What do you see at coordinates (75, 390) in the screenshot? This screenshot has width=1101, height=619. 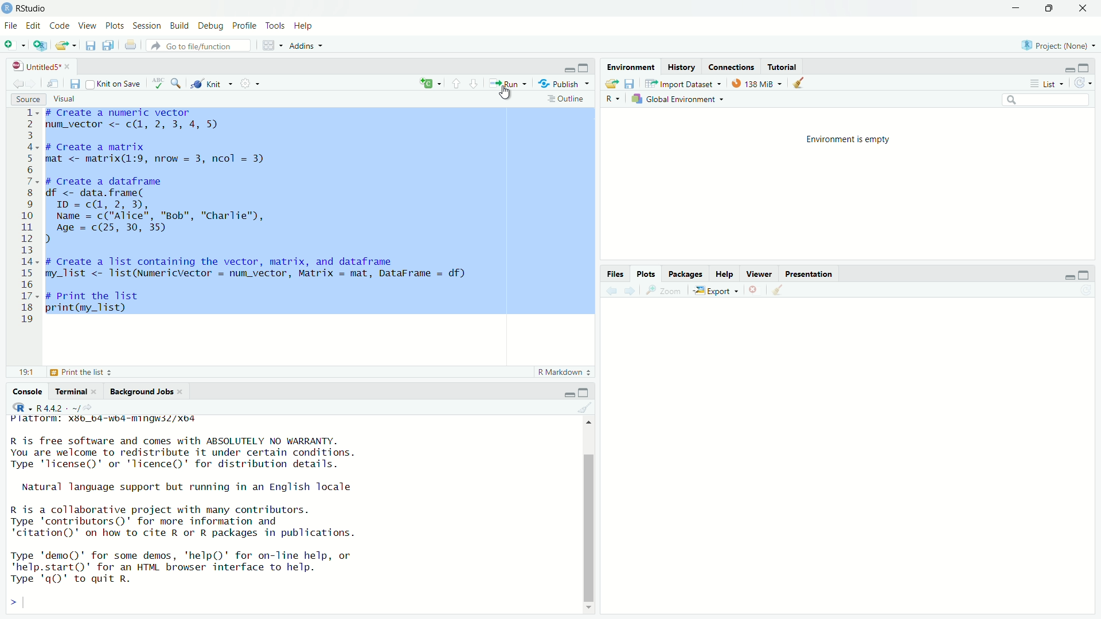 I see `Terminal` at bounding box center [75, 390].